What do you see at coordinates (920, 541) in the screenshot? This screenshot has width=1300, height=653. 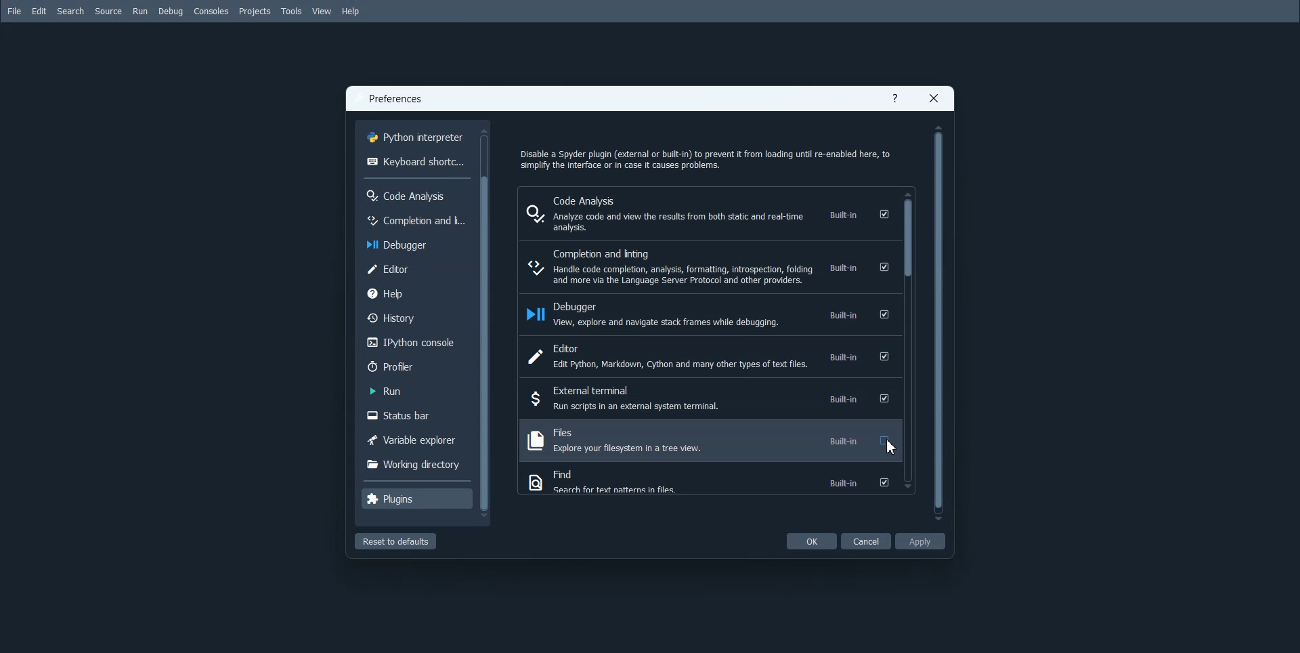 I see `Apply` at bounding box center [920, 541].